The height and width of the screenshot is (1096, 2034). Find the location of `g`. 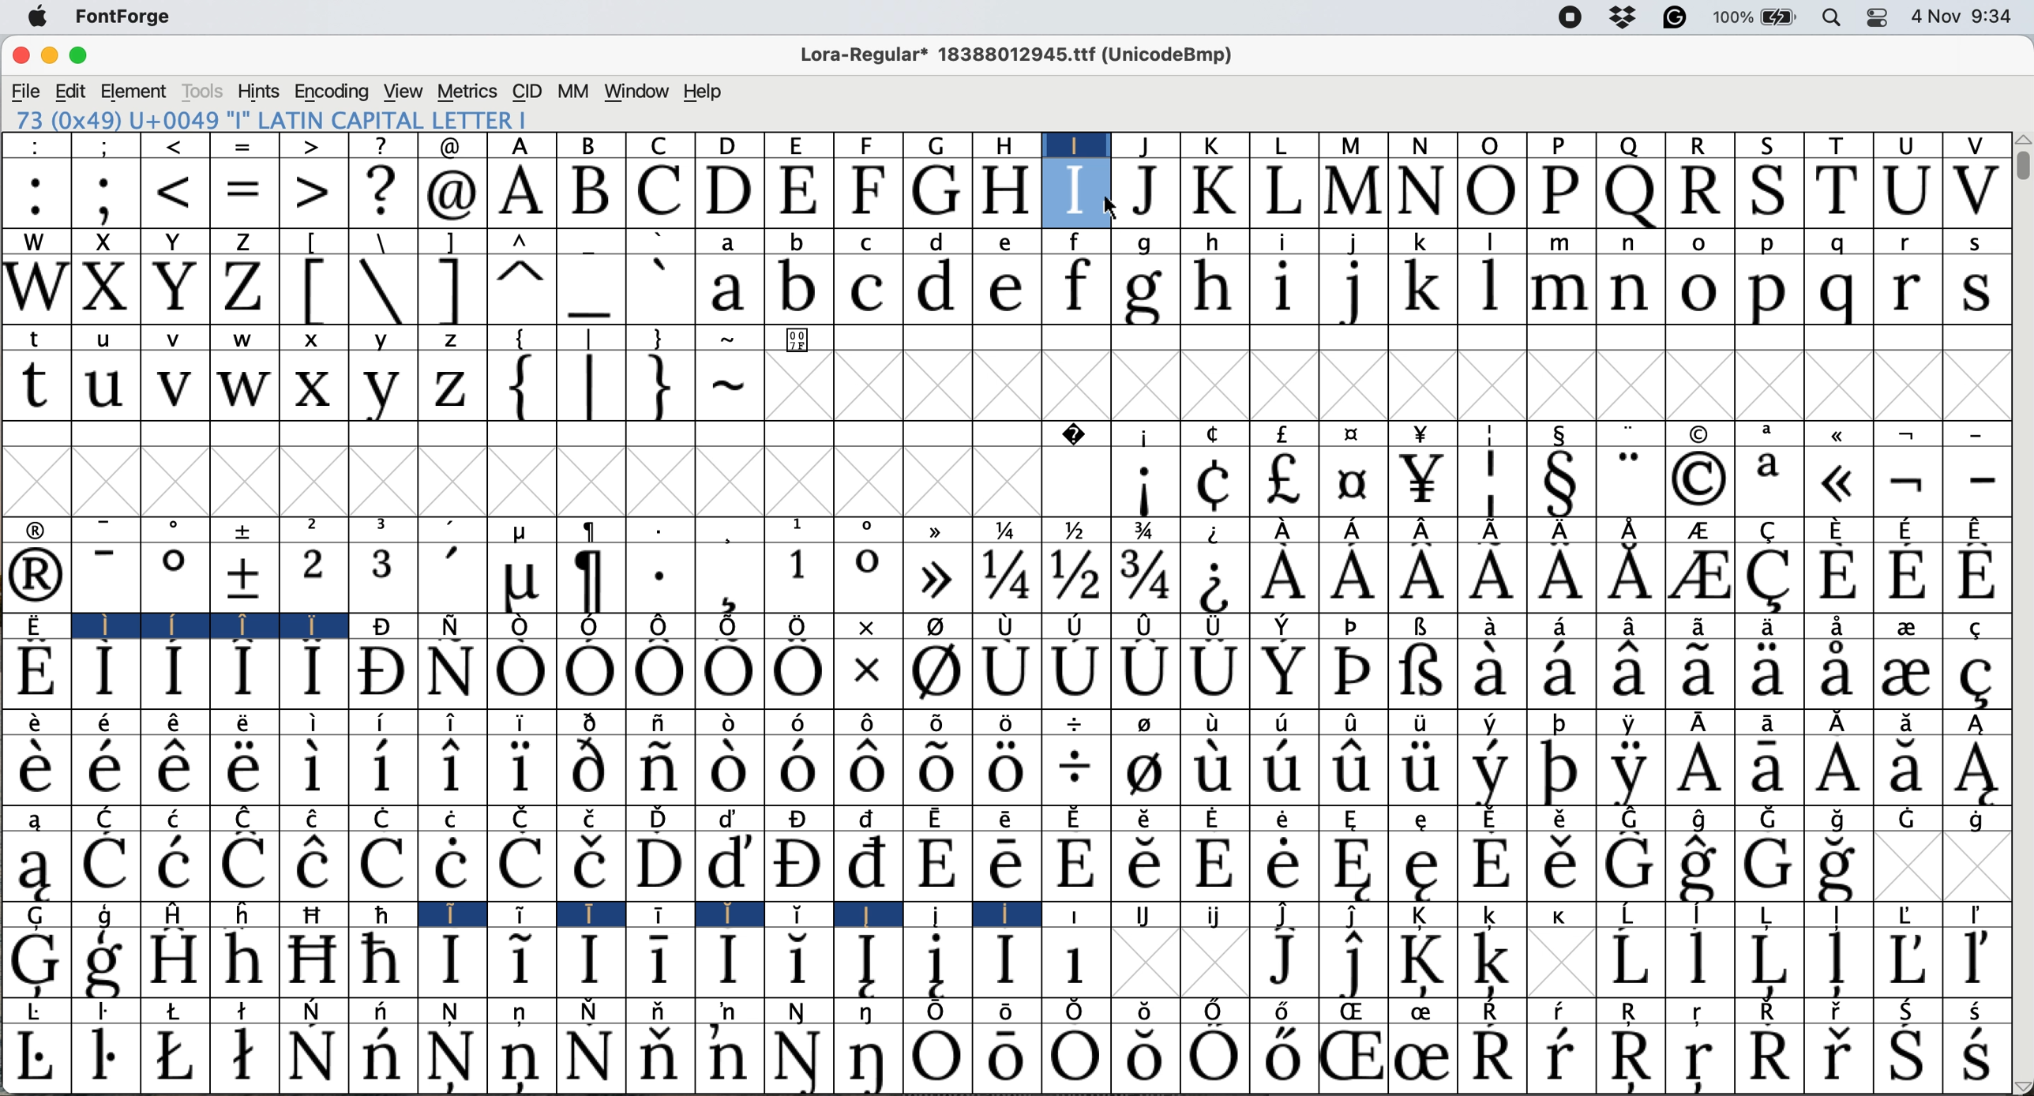

g is located at coordinates (107, 915).